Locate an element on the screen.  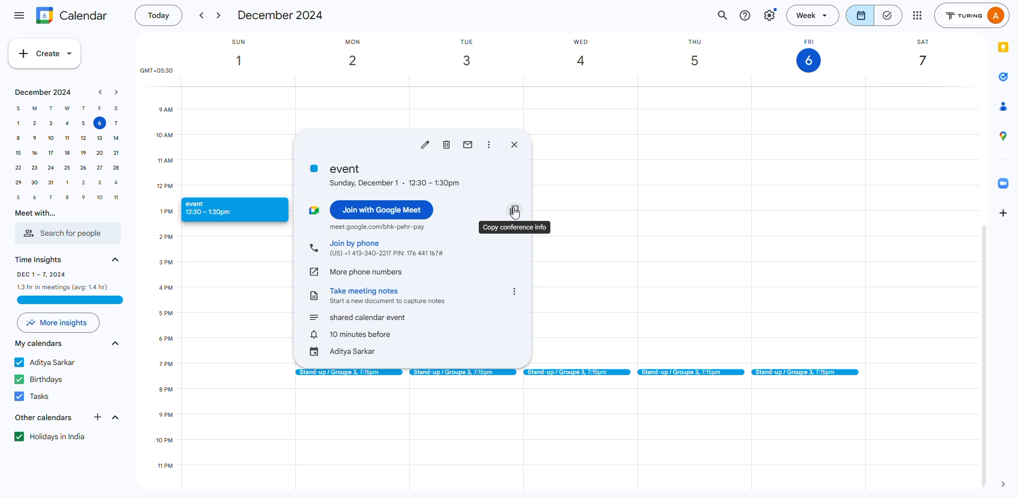
30 is located at coordinates (36, 182).